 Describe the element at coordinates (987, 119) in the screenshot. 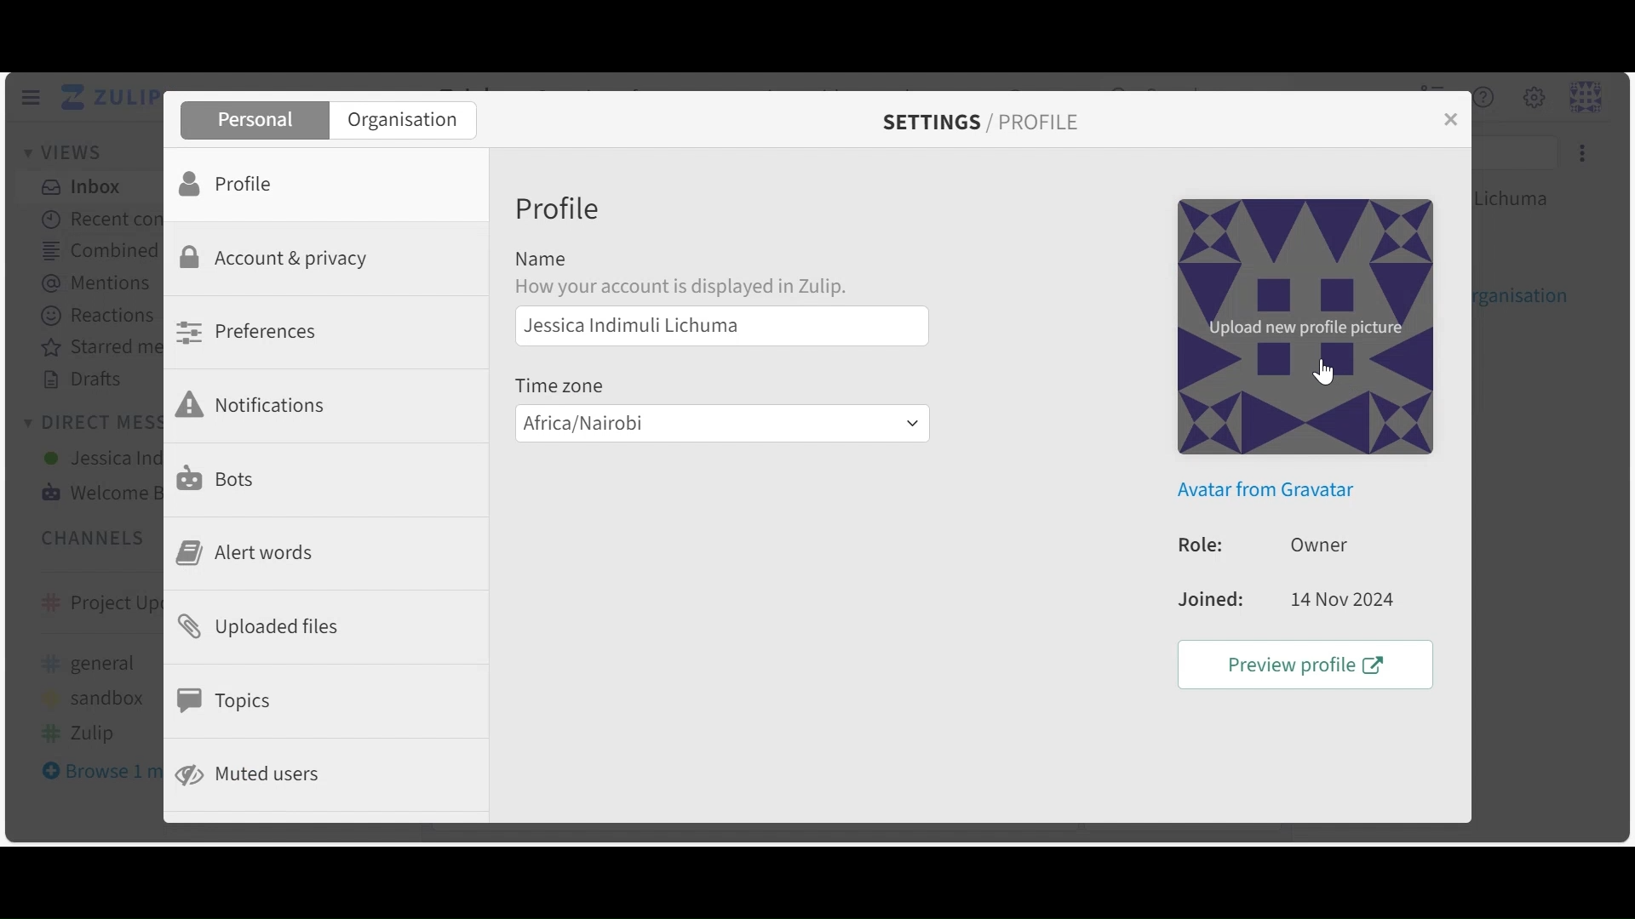

I see `Settings/Profile` at that location.